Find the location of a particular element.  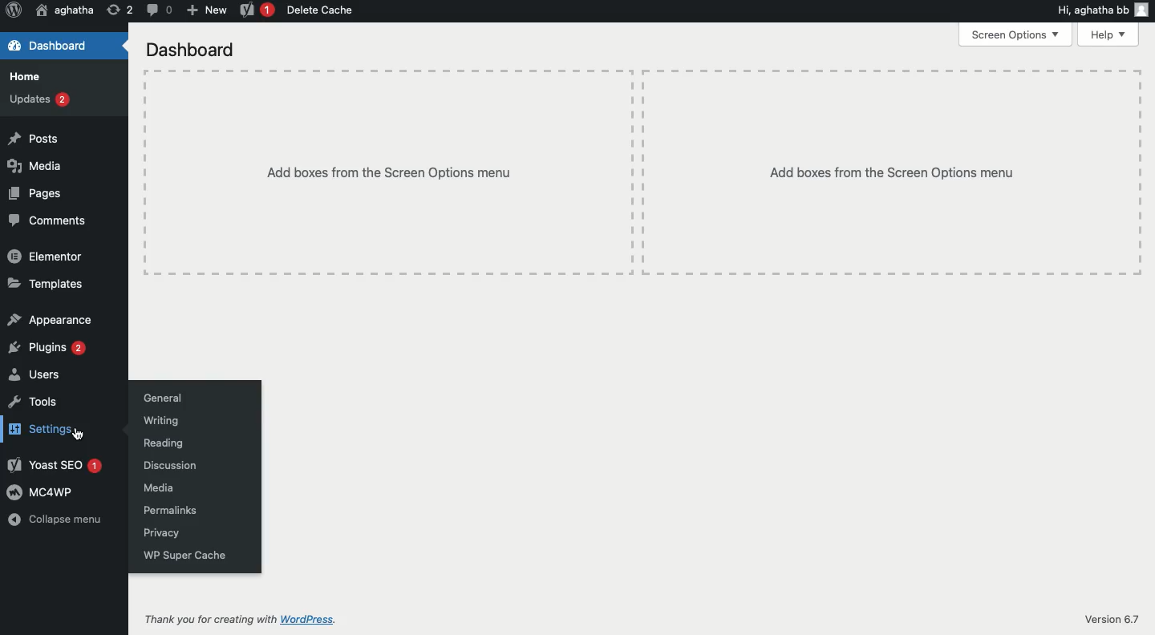

Plugins is located at coordinates (45, 348).